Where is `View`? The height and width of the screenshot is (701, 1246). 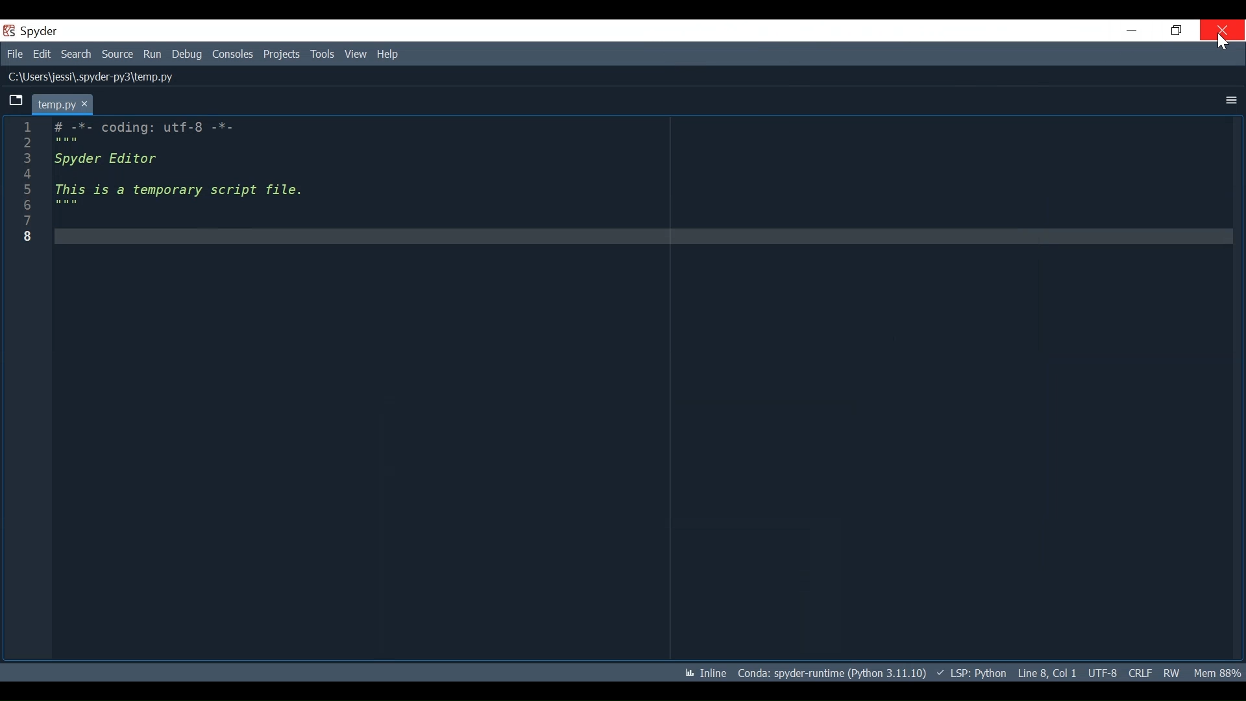 View is located at coordinates (356, 55).